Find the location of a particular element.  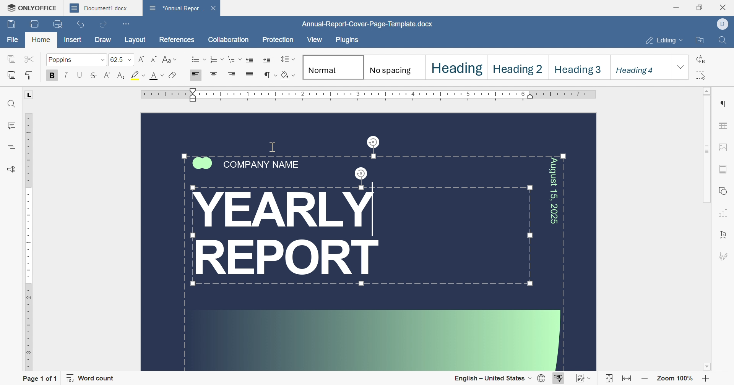

set document language is located at coordinates (542, 379).